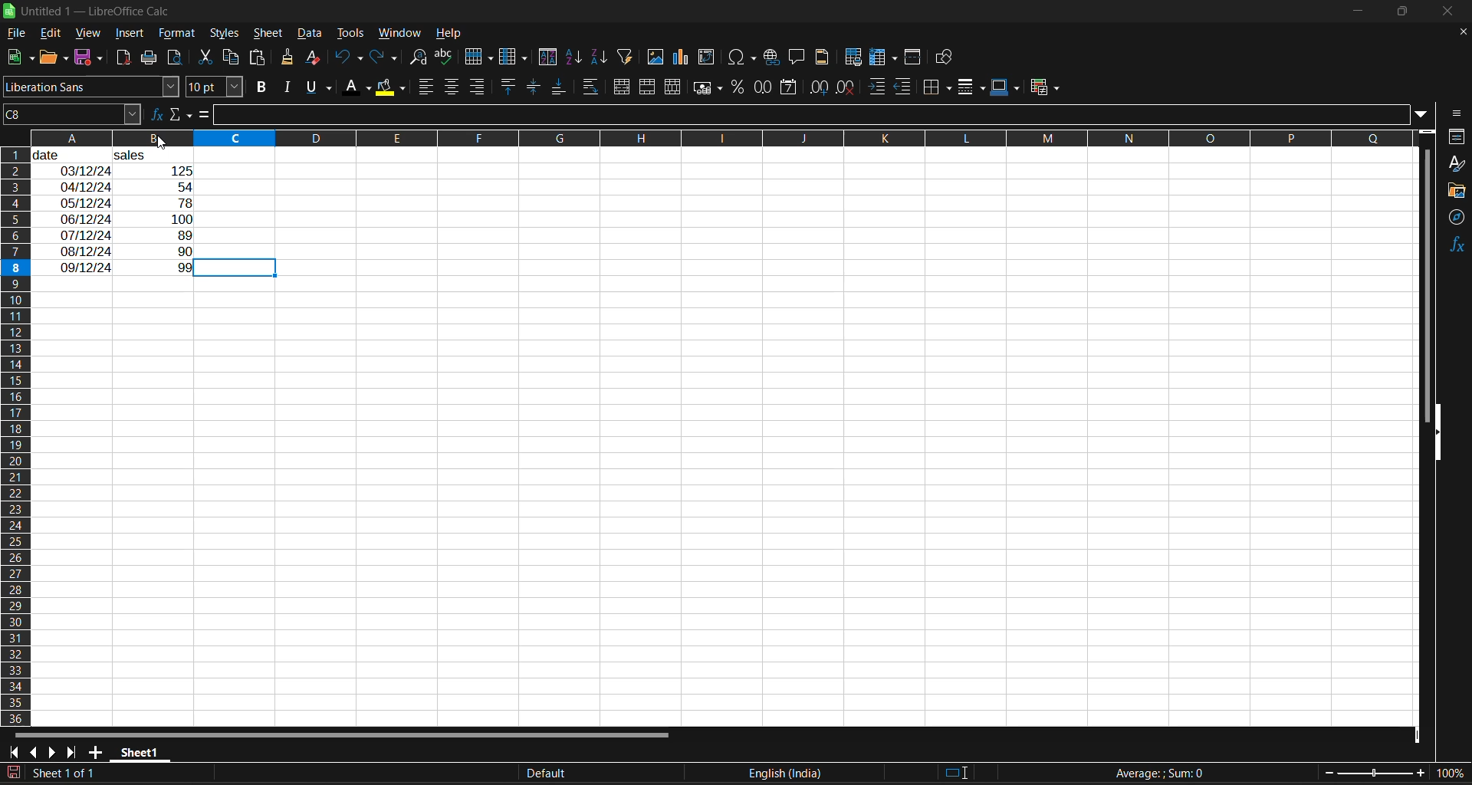 This screenshot has width=1472, height=785. Describe the element at coordinates (133, 34) in the screenshot. I see `insert` at that location.